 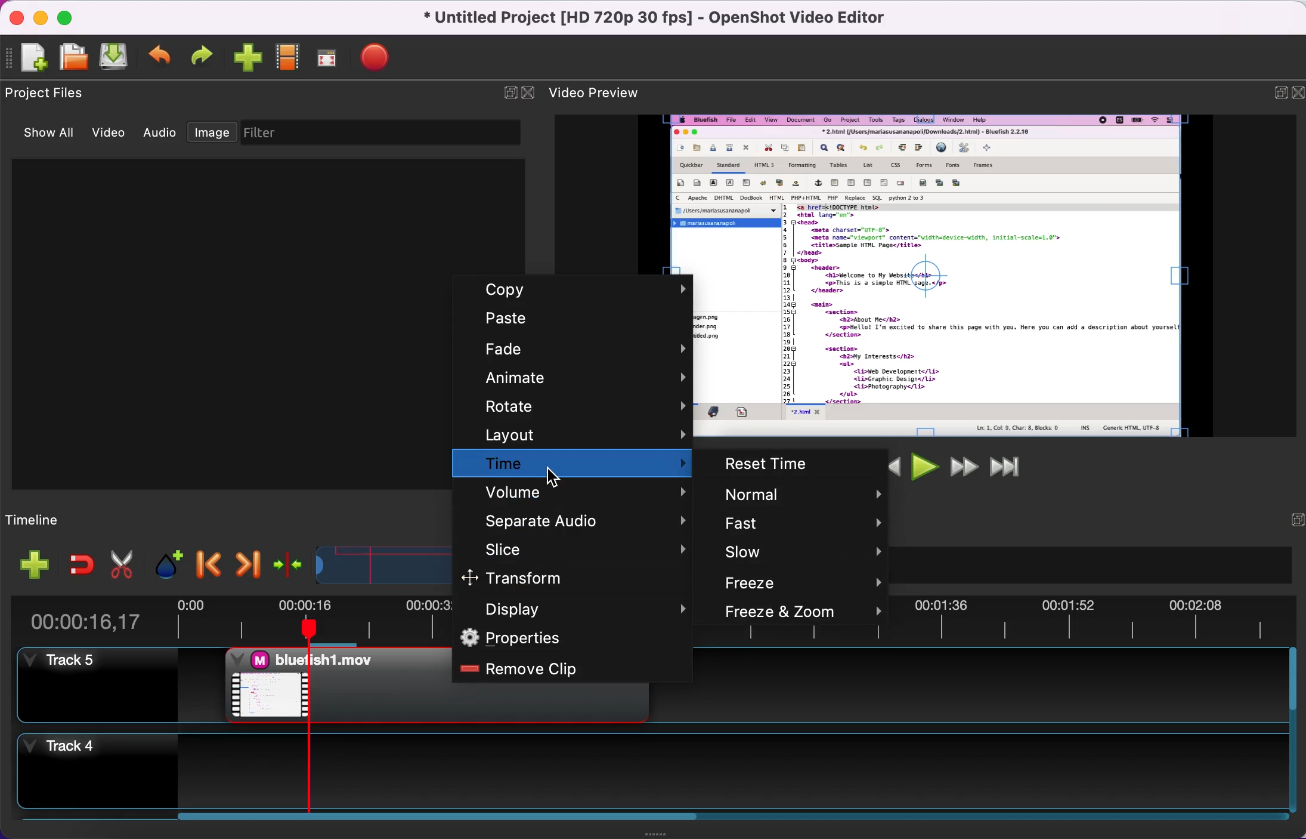 I want to click on cut, so click(x=122, y=562).